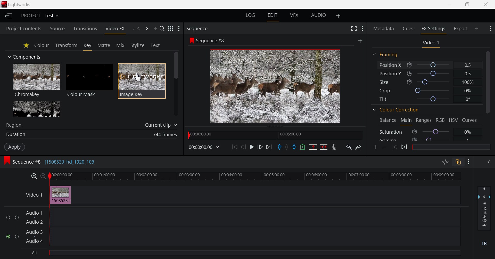 Image resolution: width=495 pixels, height=259 pixels. Describe the element at coordinates (86, 28) in the screenshot. I see `Transitions` at that location.